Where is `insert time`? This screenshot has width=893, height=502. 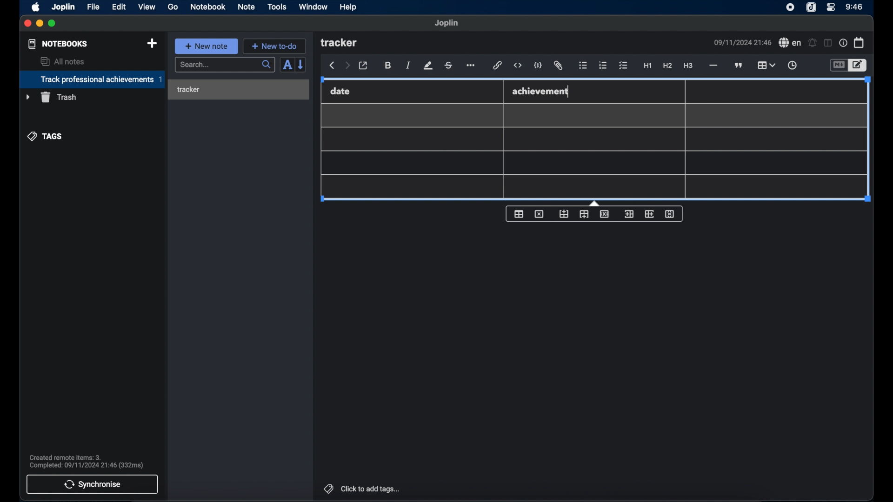 insert time is located at coordinates (792, 66).